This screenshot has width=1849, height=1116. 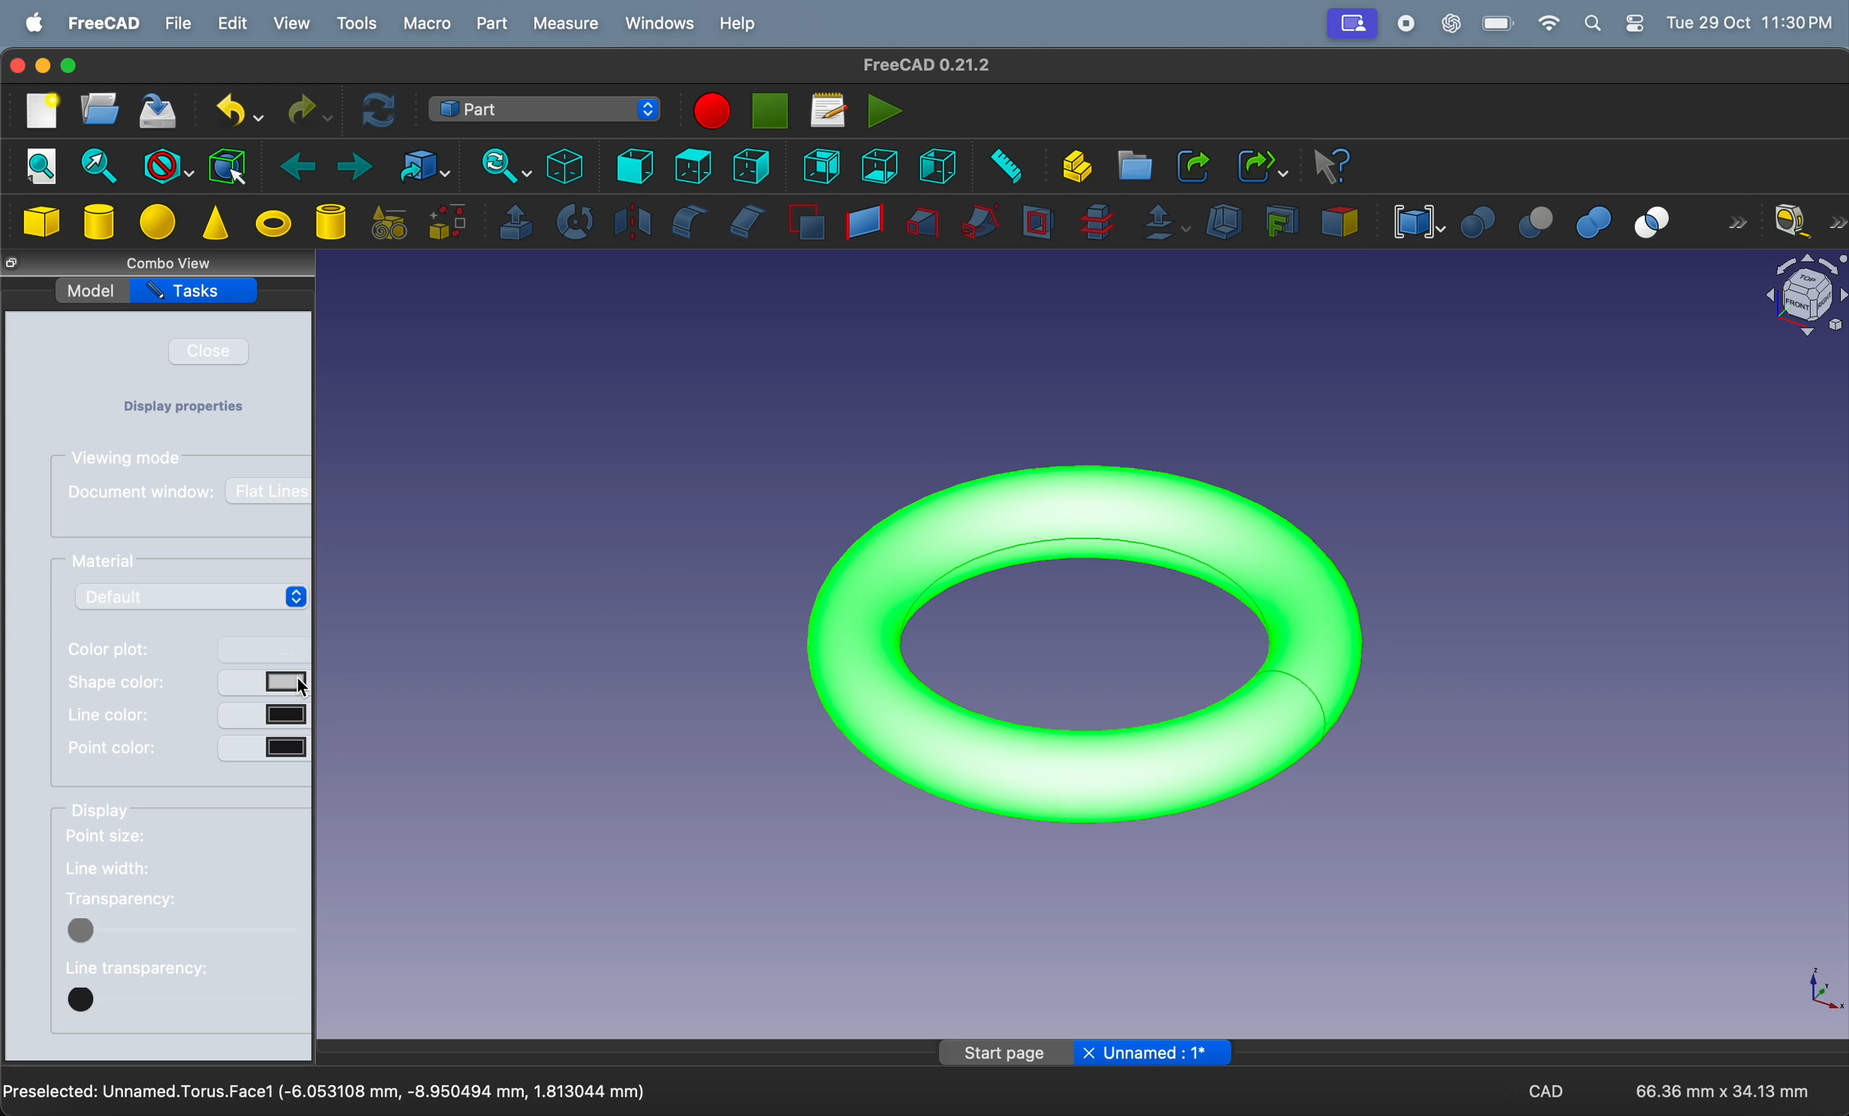 What do you see at coordinates (113, 562) in the screenshot?
I see `material` at bounding box center [113, 562].